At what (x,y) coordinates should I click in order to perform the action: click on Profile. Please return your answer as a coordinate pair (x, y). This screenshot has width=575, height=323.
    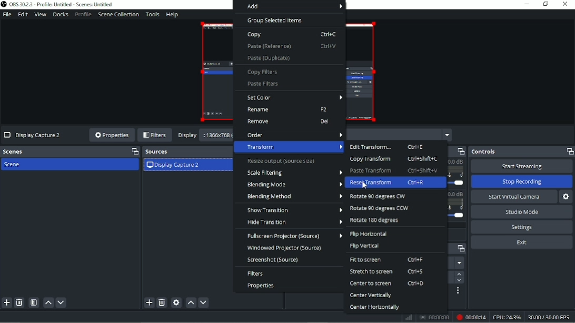
    Looking at the image, I should click on (83, 15).